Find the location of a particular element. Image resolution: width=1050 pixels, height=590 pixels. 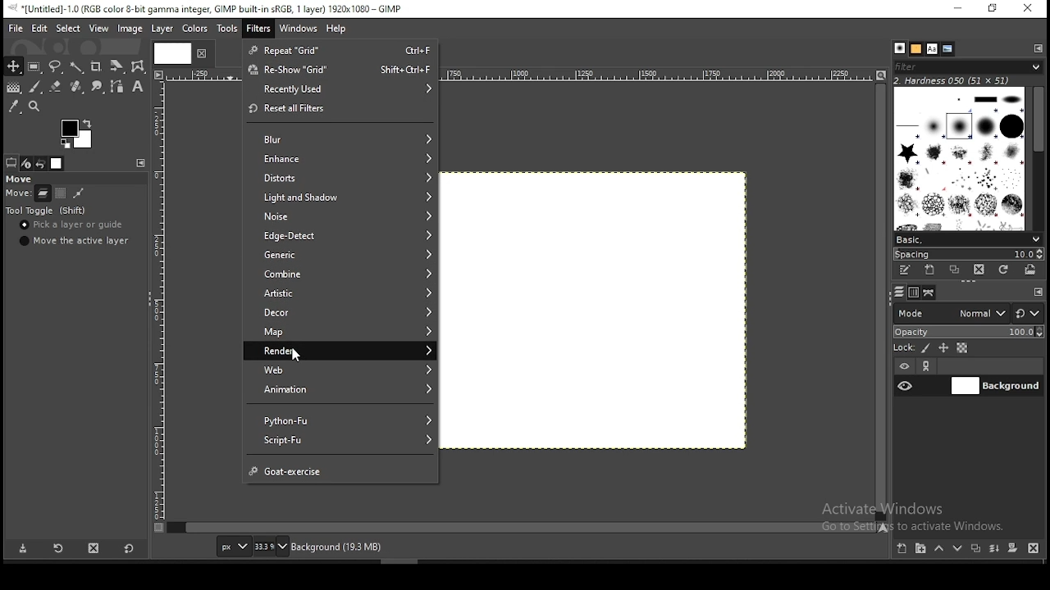

*[untitled]-1.0 (rgb color 8-bit gamma integer, gimp built-in sRGB, 1 layer) 1920x1080 - gimp is located at coordinates (209, 9).